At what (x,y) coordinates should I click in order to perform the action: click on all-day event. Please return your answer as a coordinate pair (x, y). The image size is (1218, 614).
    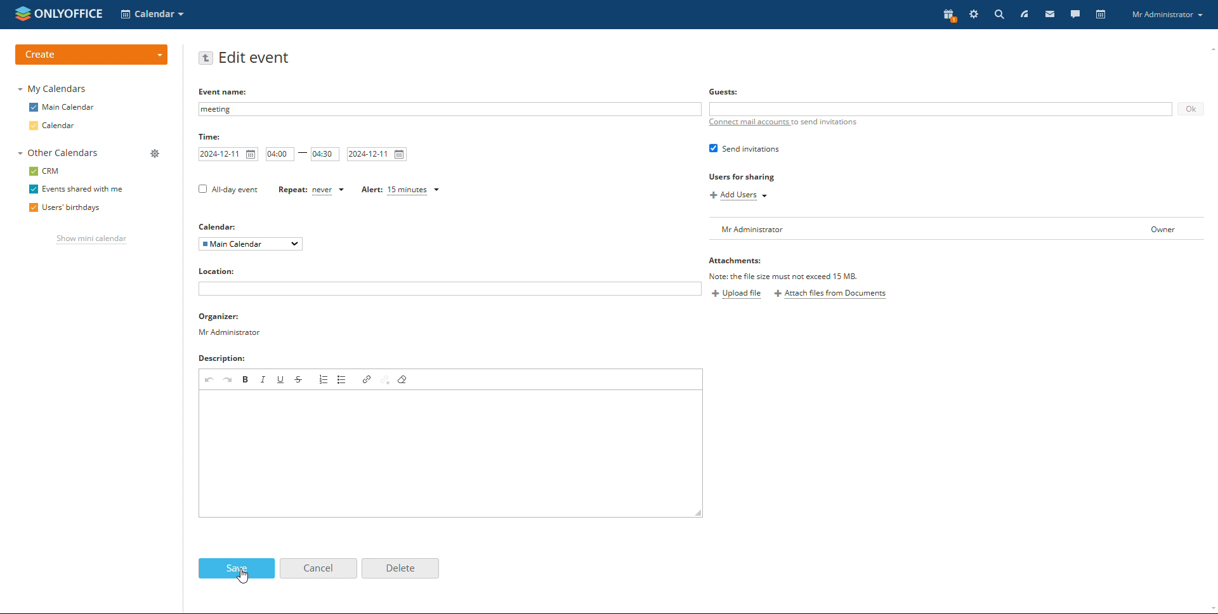
    Looking at the image, I should click on (228, 190).